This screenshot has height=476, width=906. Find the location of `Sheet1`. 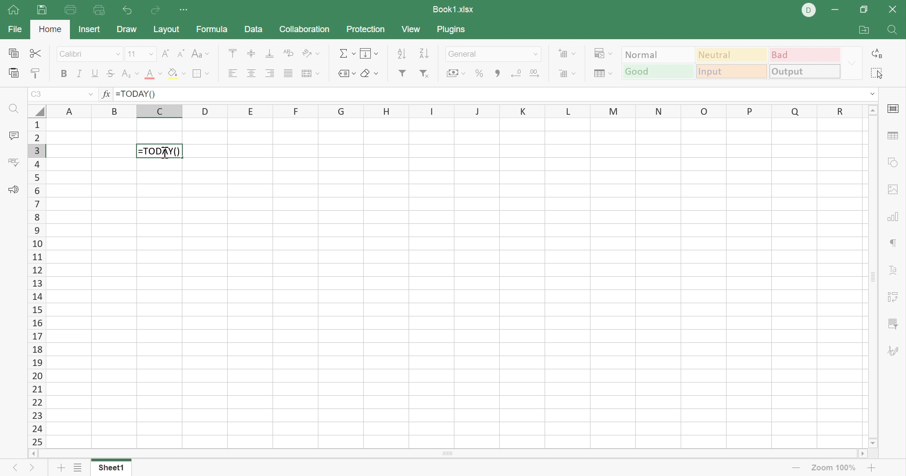

Sheet1 is located at coordinates (112, 468).